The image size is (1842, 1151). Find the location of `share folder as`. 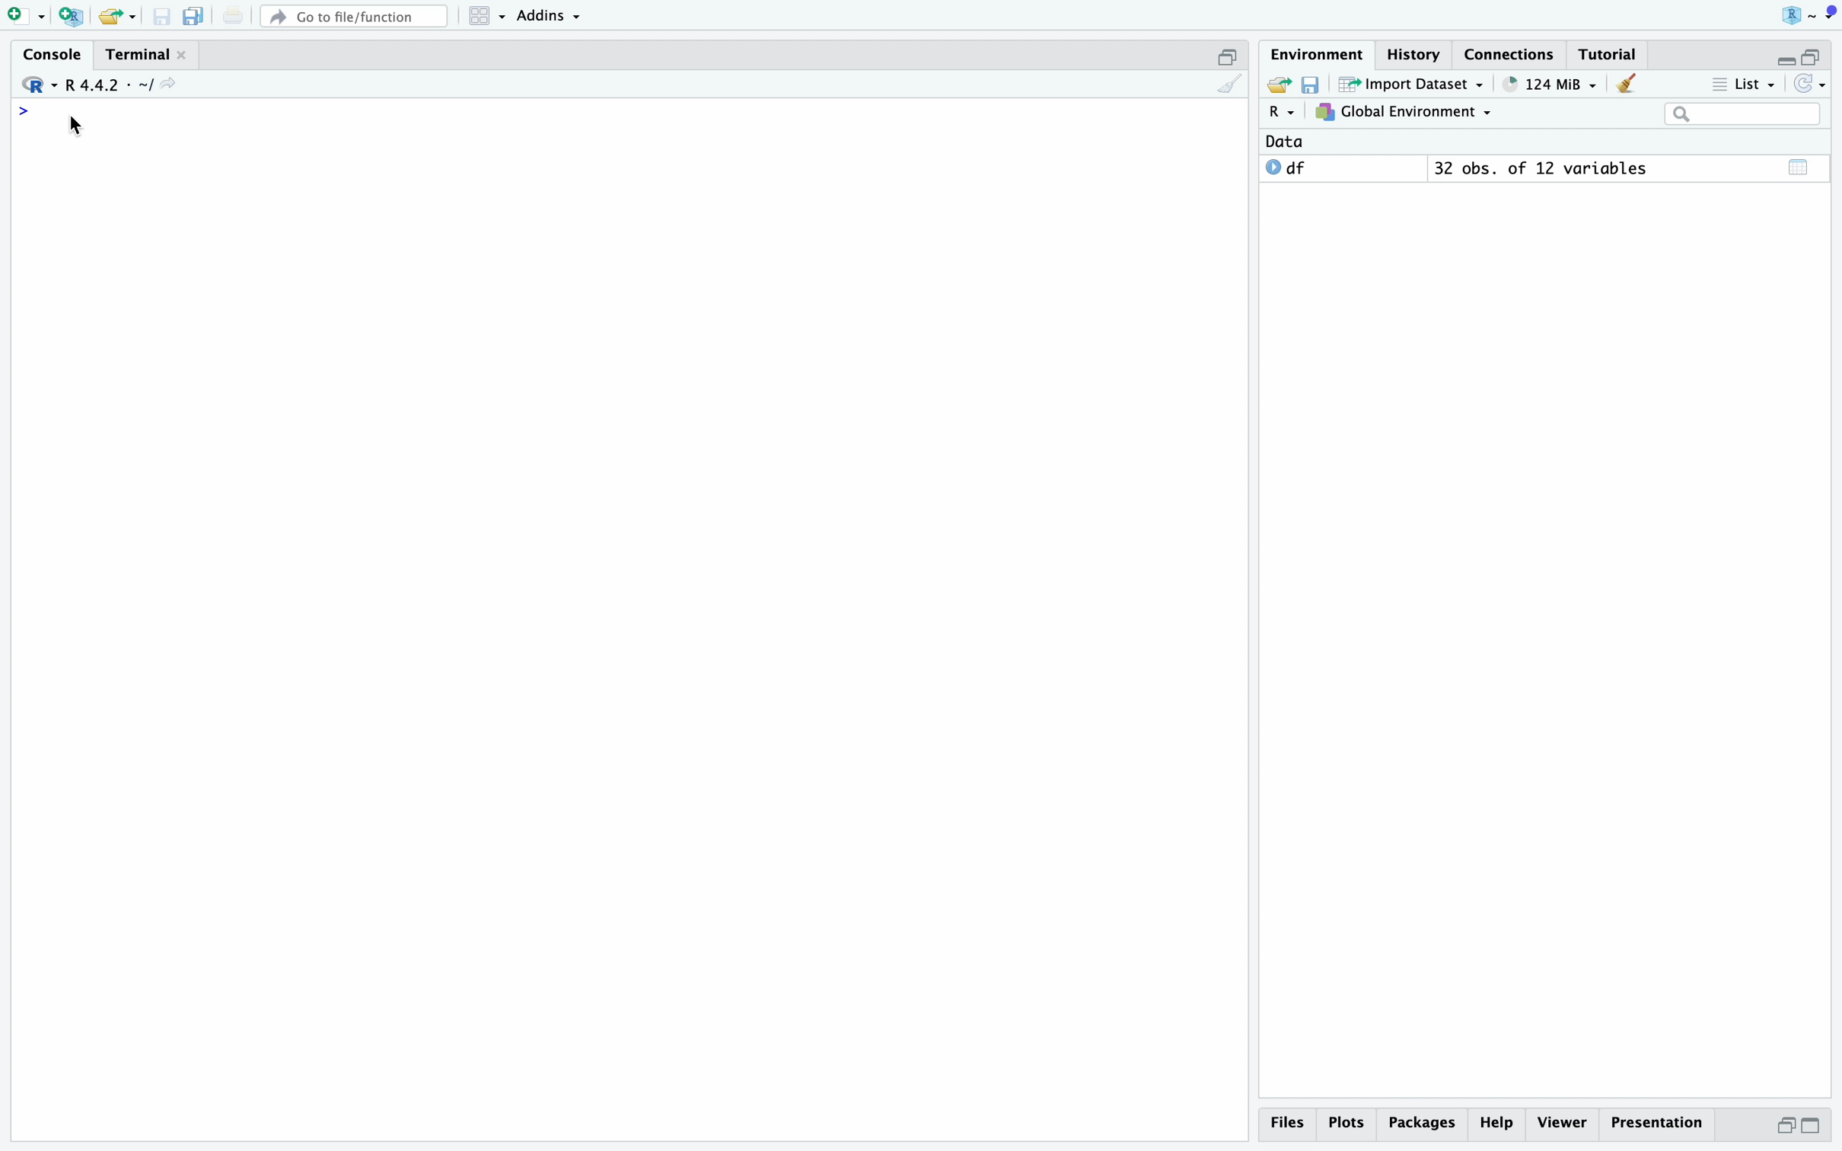

share folder as is located at coordinates (118, 17).